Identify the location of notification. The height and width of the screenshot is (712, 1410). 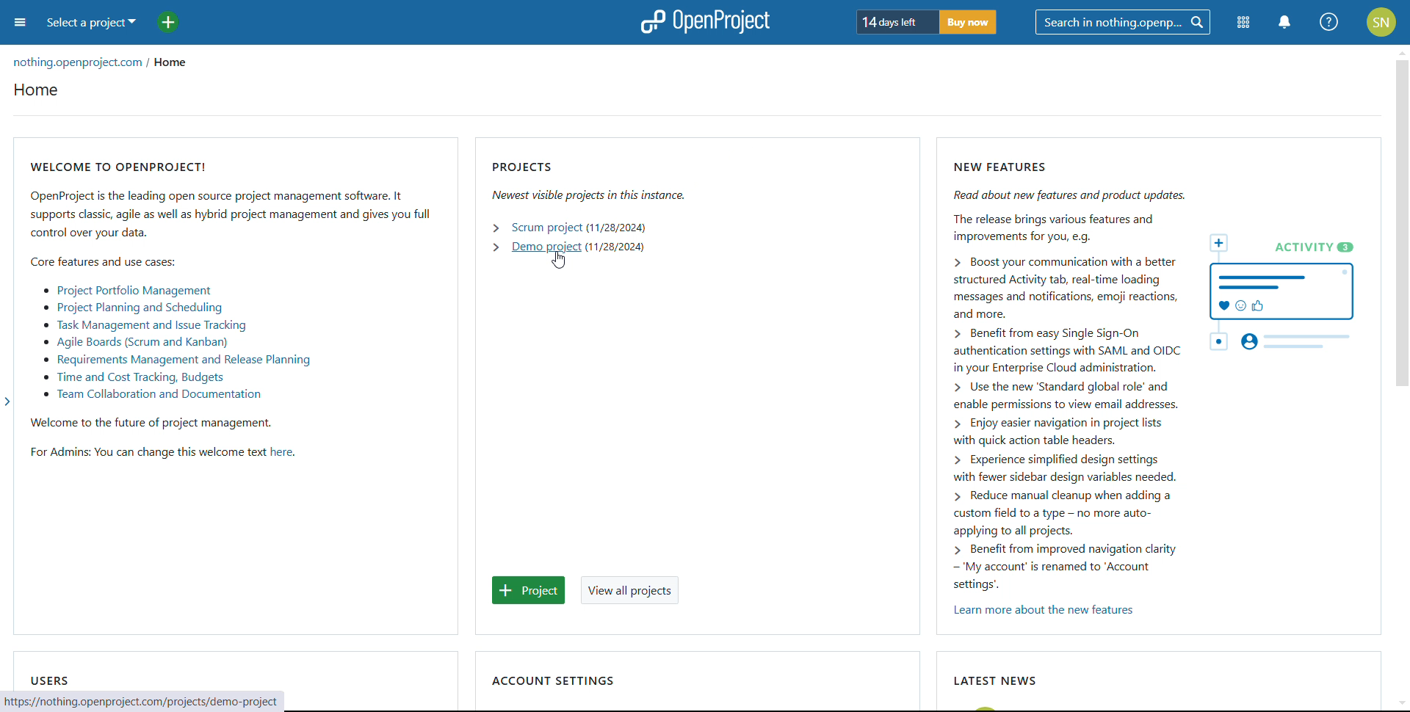
(1284, 23).